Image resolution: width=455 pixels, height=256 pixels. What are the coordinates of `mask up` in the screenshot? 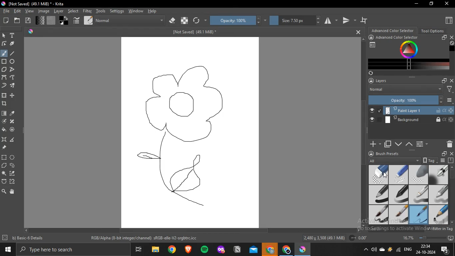 It's located at (409, 144).